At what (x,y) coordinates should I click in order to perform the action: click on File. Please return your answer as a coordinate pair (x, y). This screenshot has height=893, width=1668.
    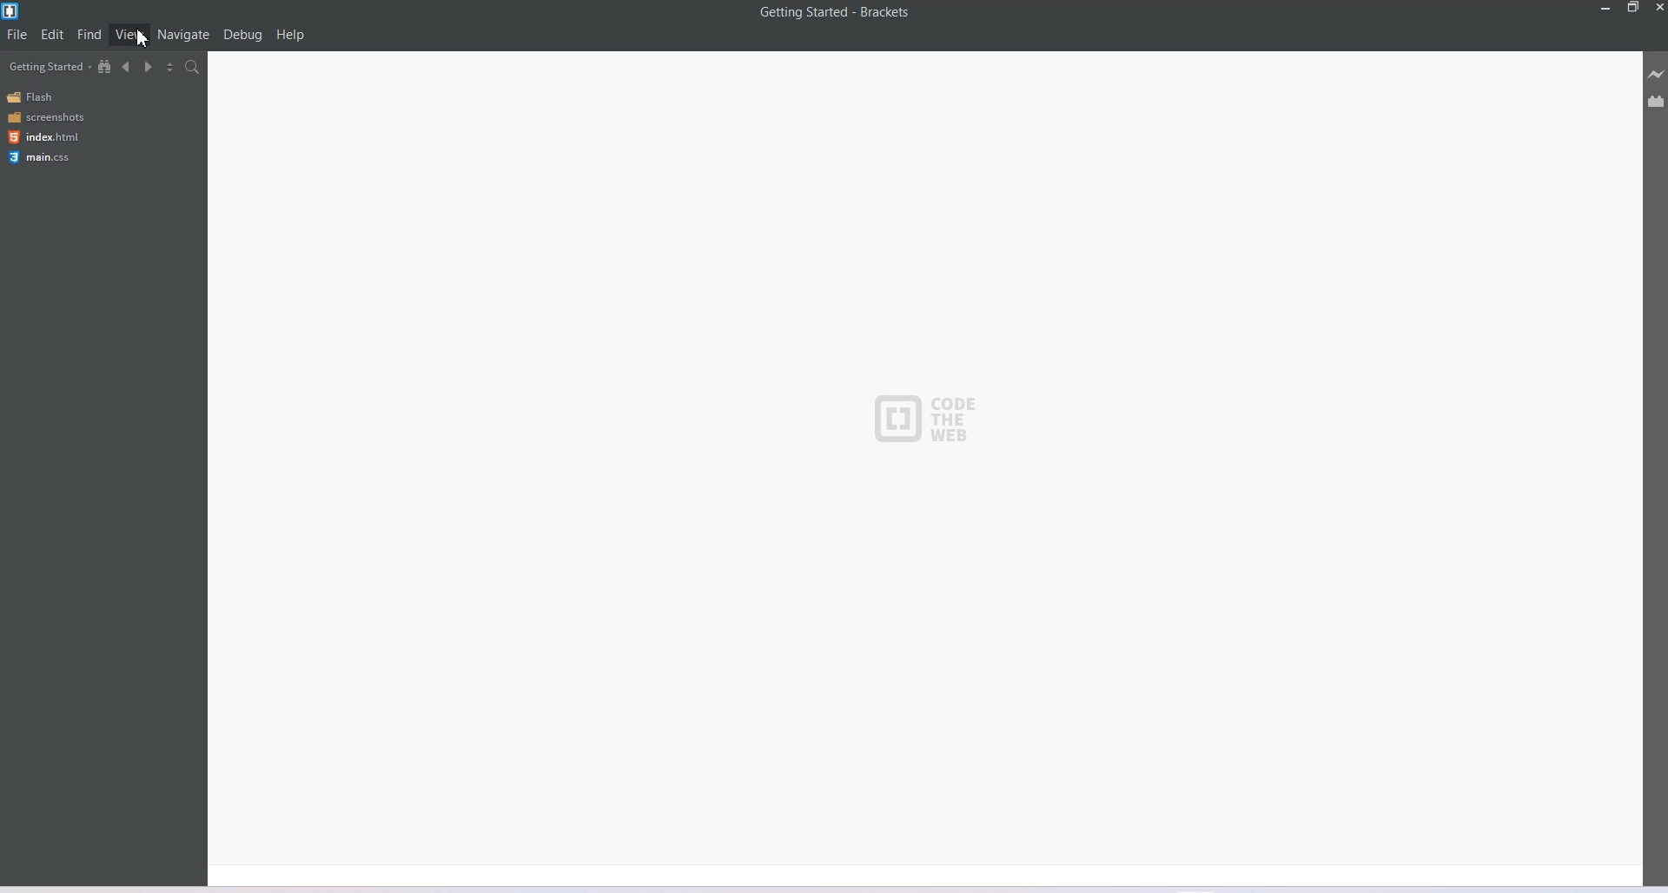
    Looking at the image, I should click on (17, 34).